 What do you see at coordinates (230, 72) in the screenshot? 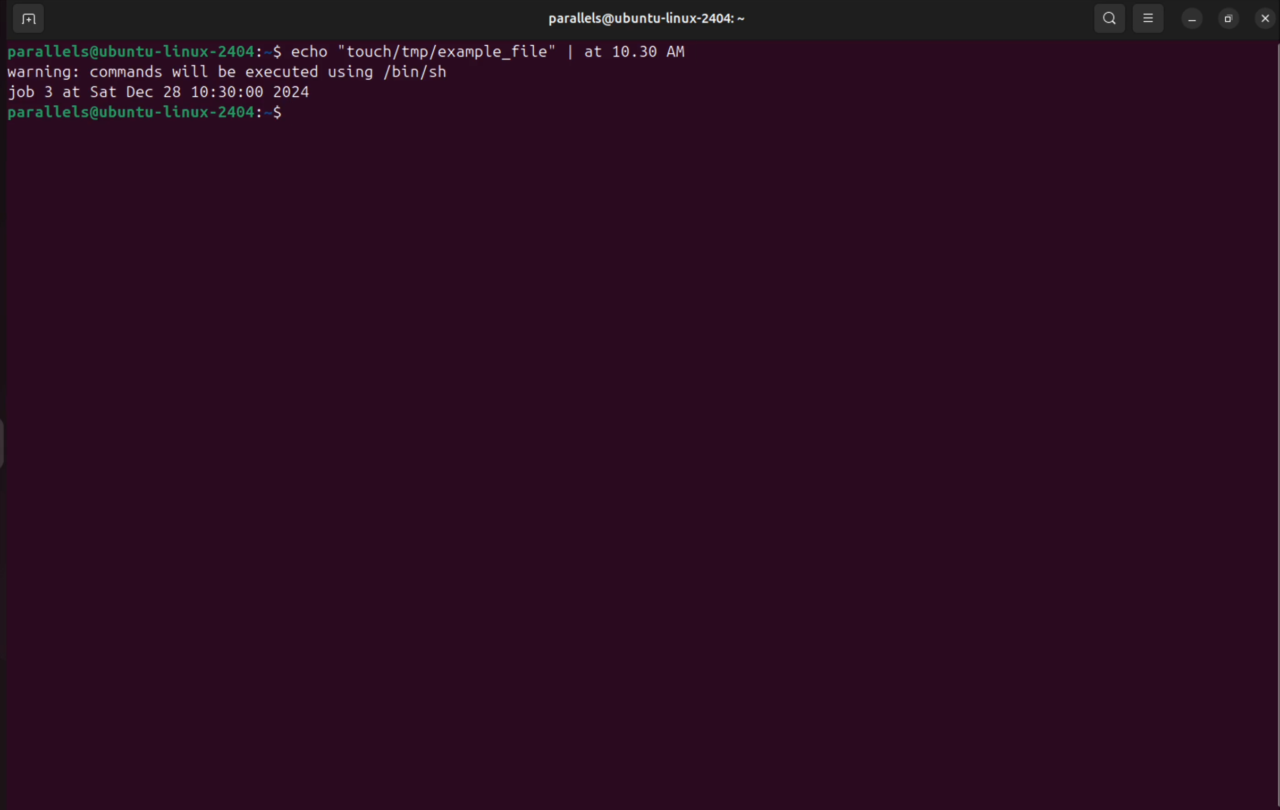
I see `warning` at bounding box center [230, 72].